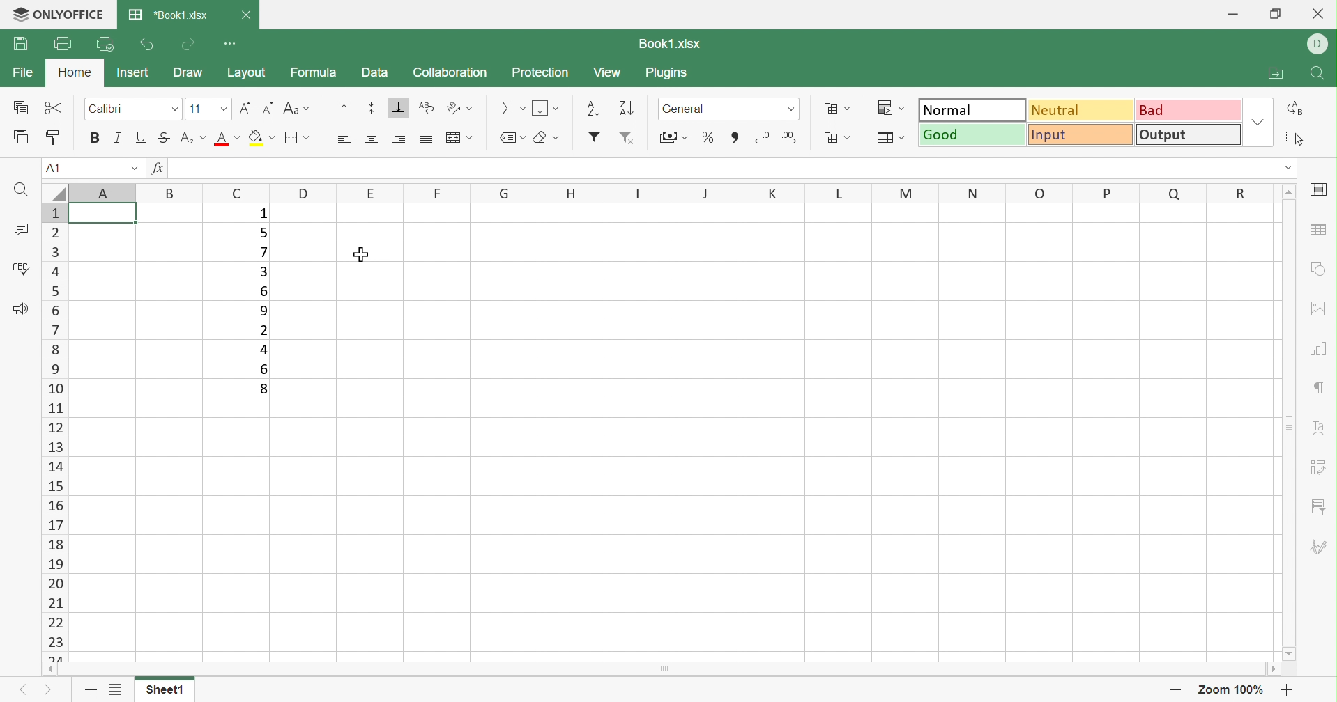 The width and height of the screenshot is (1337, 702). Describe the element at coordinates (1081, 136) in the screenshot. I see `Input` at that location.